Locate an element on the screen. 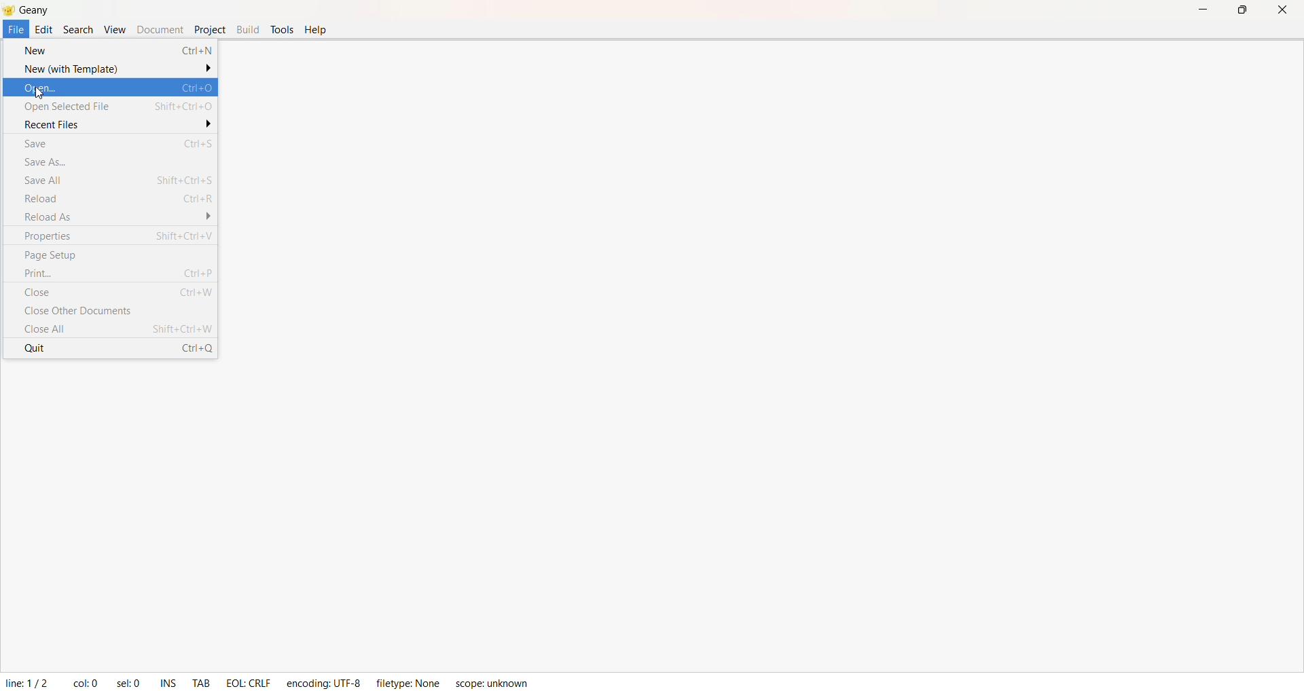 This screenshot has width=1304, height=691. View is located at coordinates (113, 29).